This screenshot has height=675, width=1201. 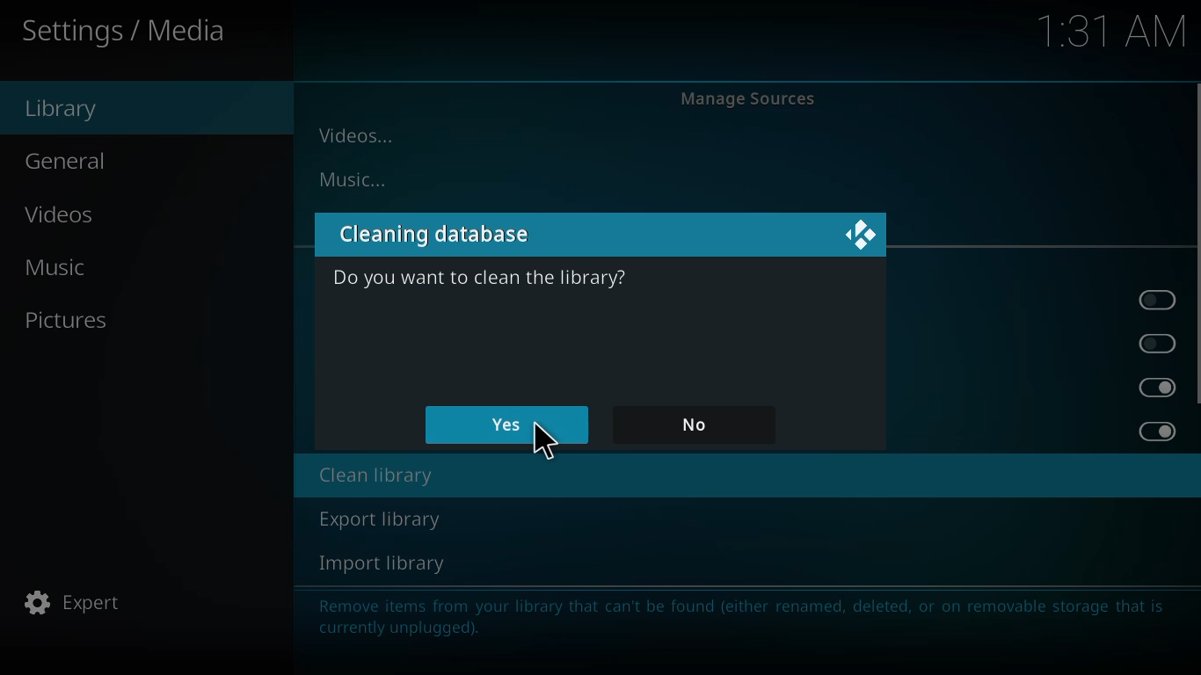 What do you see at coordinates (1159, 341) in the screenshot?
I see `enable` at bounding box center [1159, 341].